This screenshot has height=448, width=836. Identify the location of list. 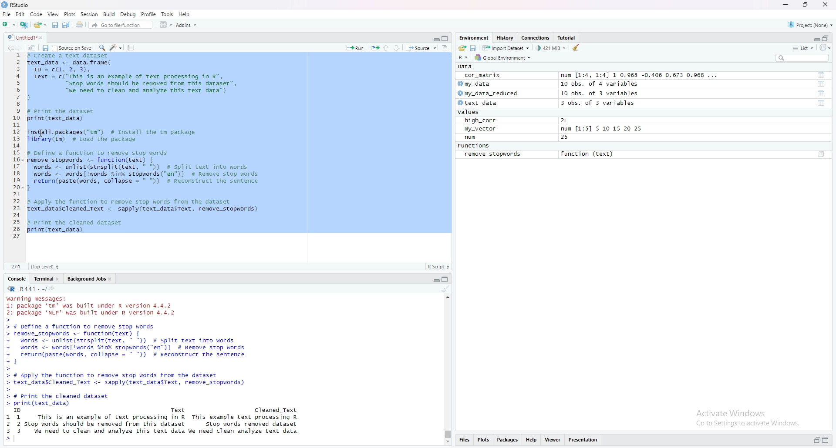
(805, 48).